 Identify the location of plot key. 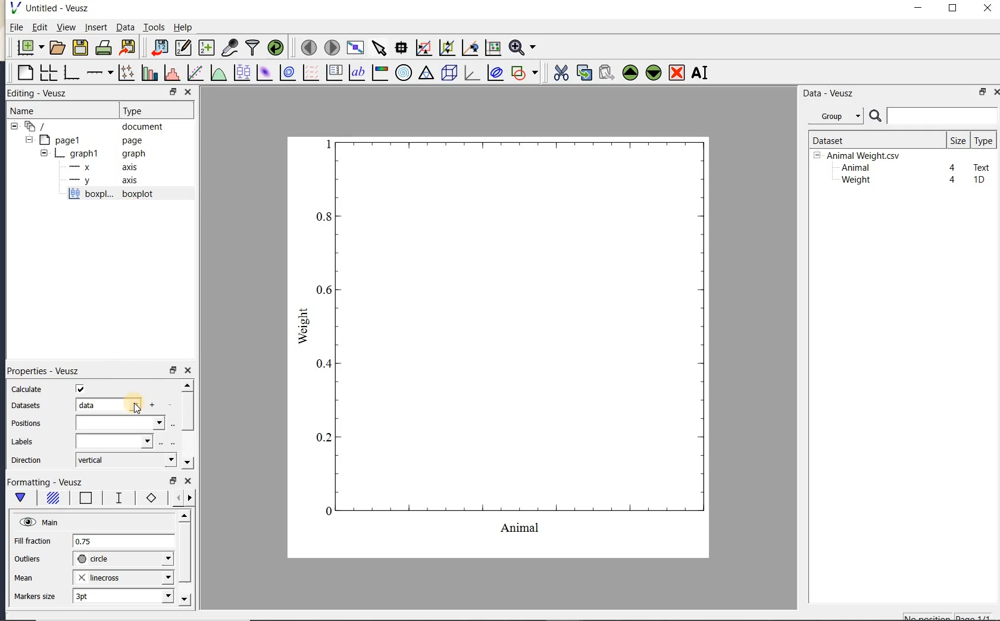
(333, 73).